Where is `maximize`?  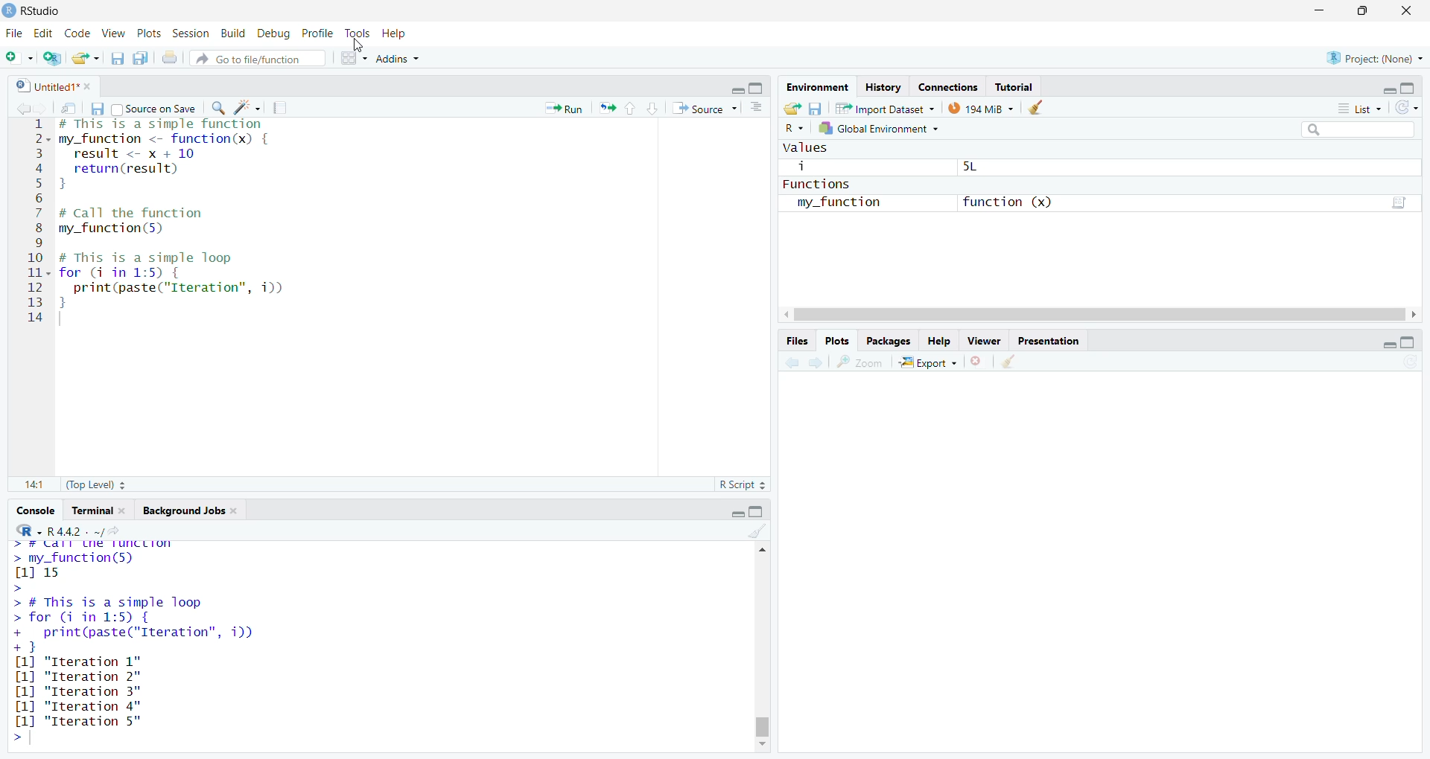
maximize is located at coordinates (1363, 10).